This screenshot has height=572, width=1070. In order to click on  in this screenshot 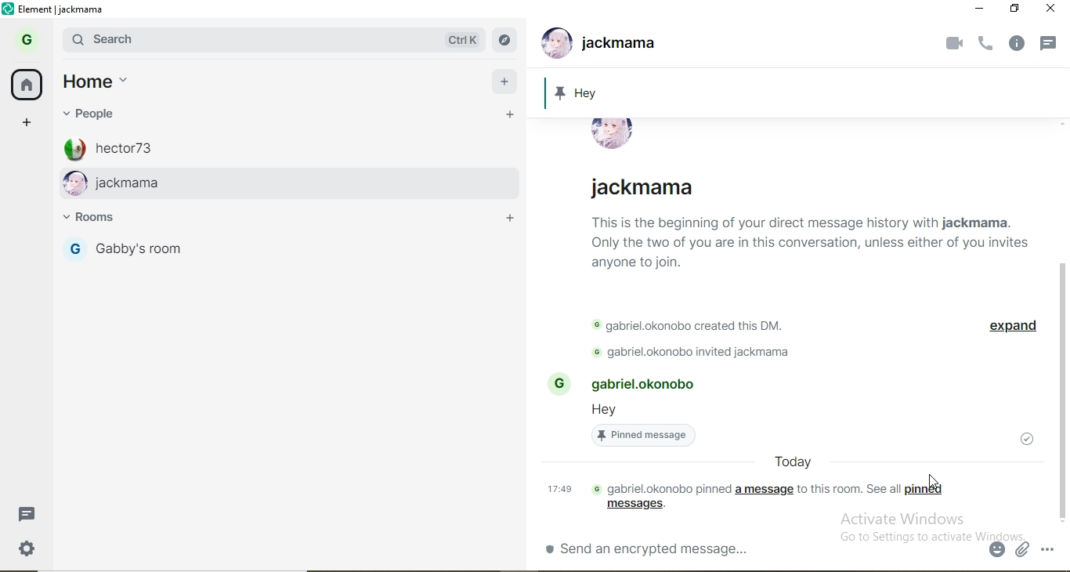, I will do `click(996, 549)`.